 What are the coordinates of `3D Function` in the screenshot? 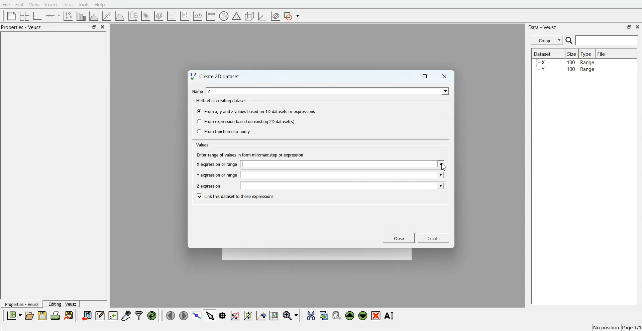 It's located at (120, 16).